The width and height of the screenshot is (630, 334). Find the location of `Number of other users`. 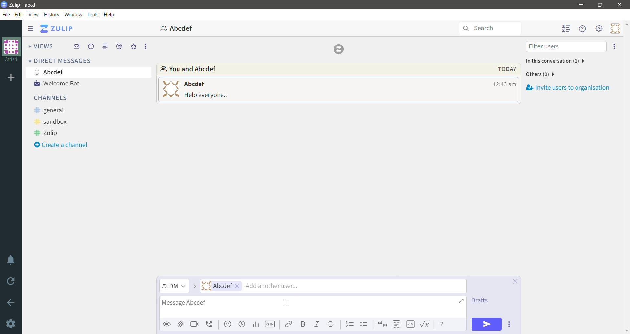

Number of other users is located at coordinates (540, 74).